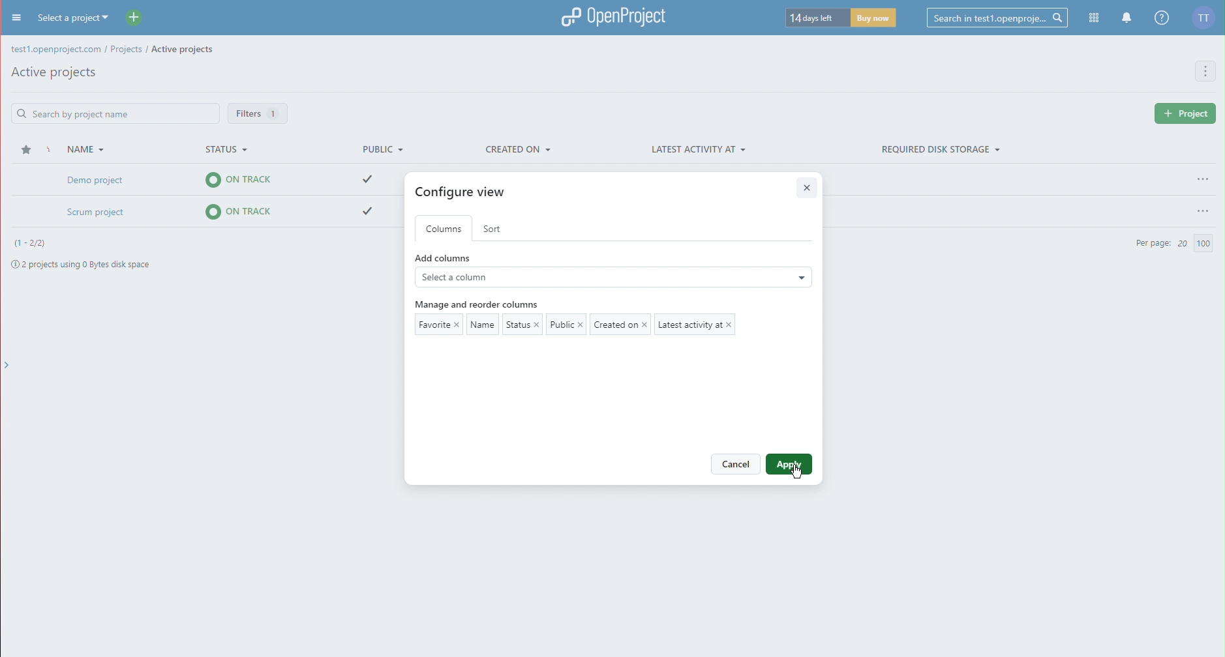 Image resolution: width=1225 pixels, height=657 pixels. I want to click on Current Columns, so click(583, 336).